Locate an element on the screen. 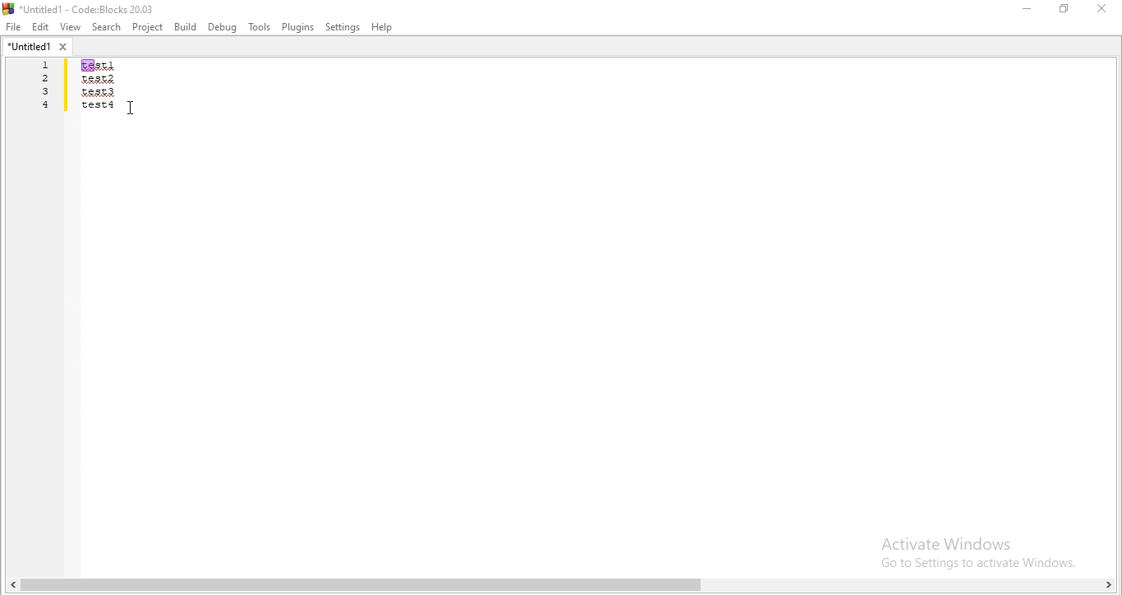 The width and height of the screenshot is (1122, 595). Test 1, test 2, test 3, test 4 is located at coordinates (120, 98).